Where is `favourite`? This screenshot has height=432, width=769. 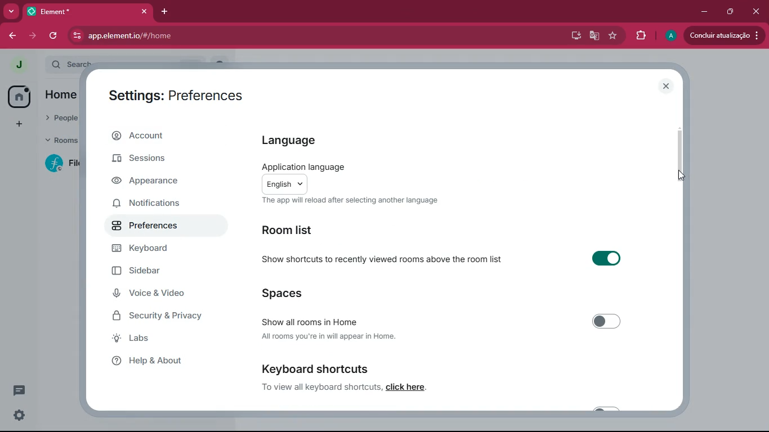 favourite is located at coordinates (612, 37).